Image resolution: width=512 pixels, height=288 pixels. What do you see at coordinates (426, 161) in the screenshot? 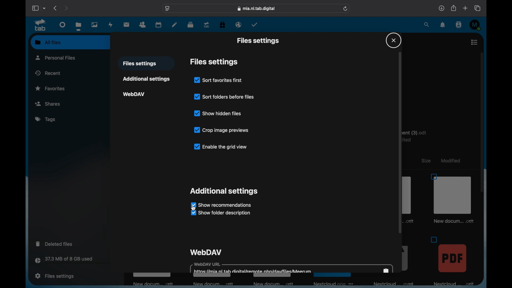
I see `size` at bounding box center [426, 161].